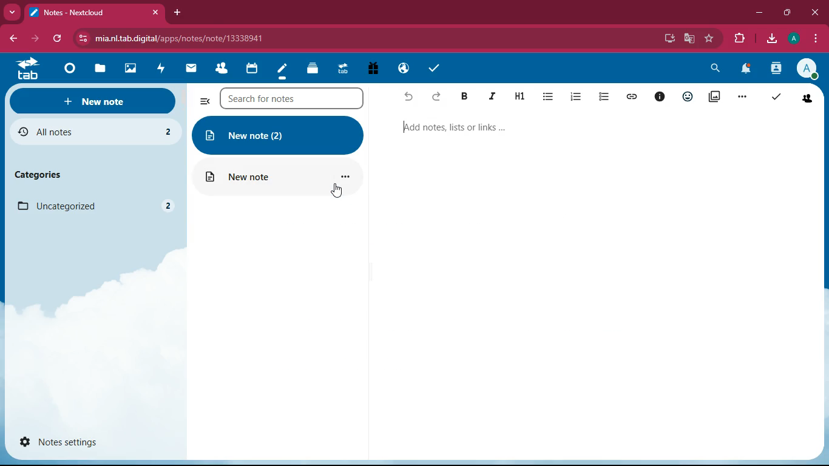 The image size is (829, 466). Describe the element at coordinates (467, 97) in the screenshot. I see `dark` at that location.